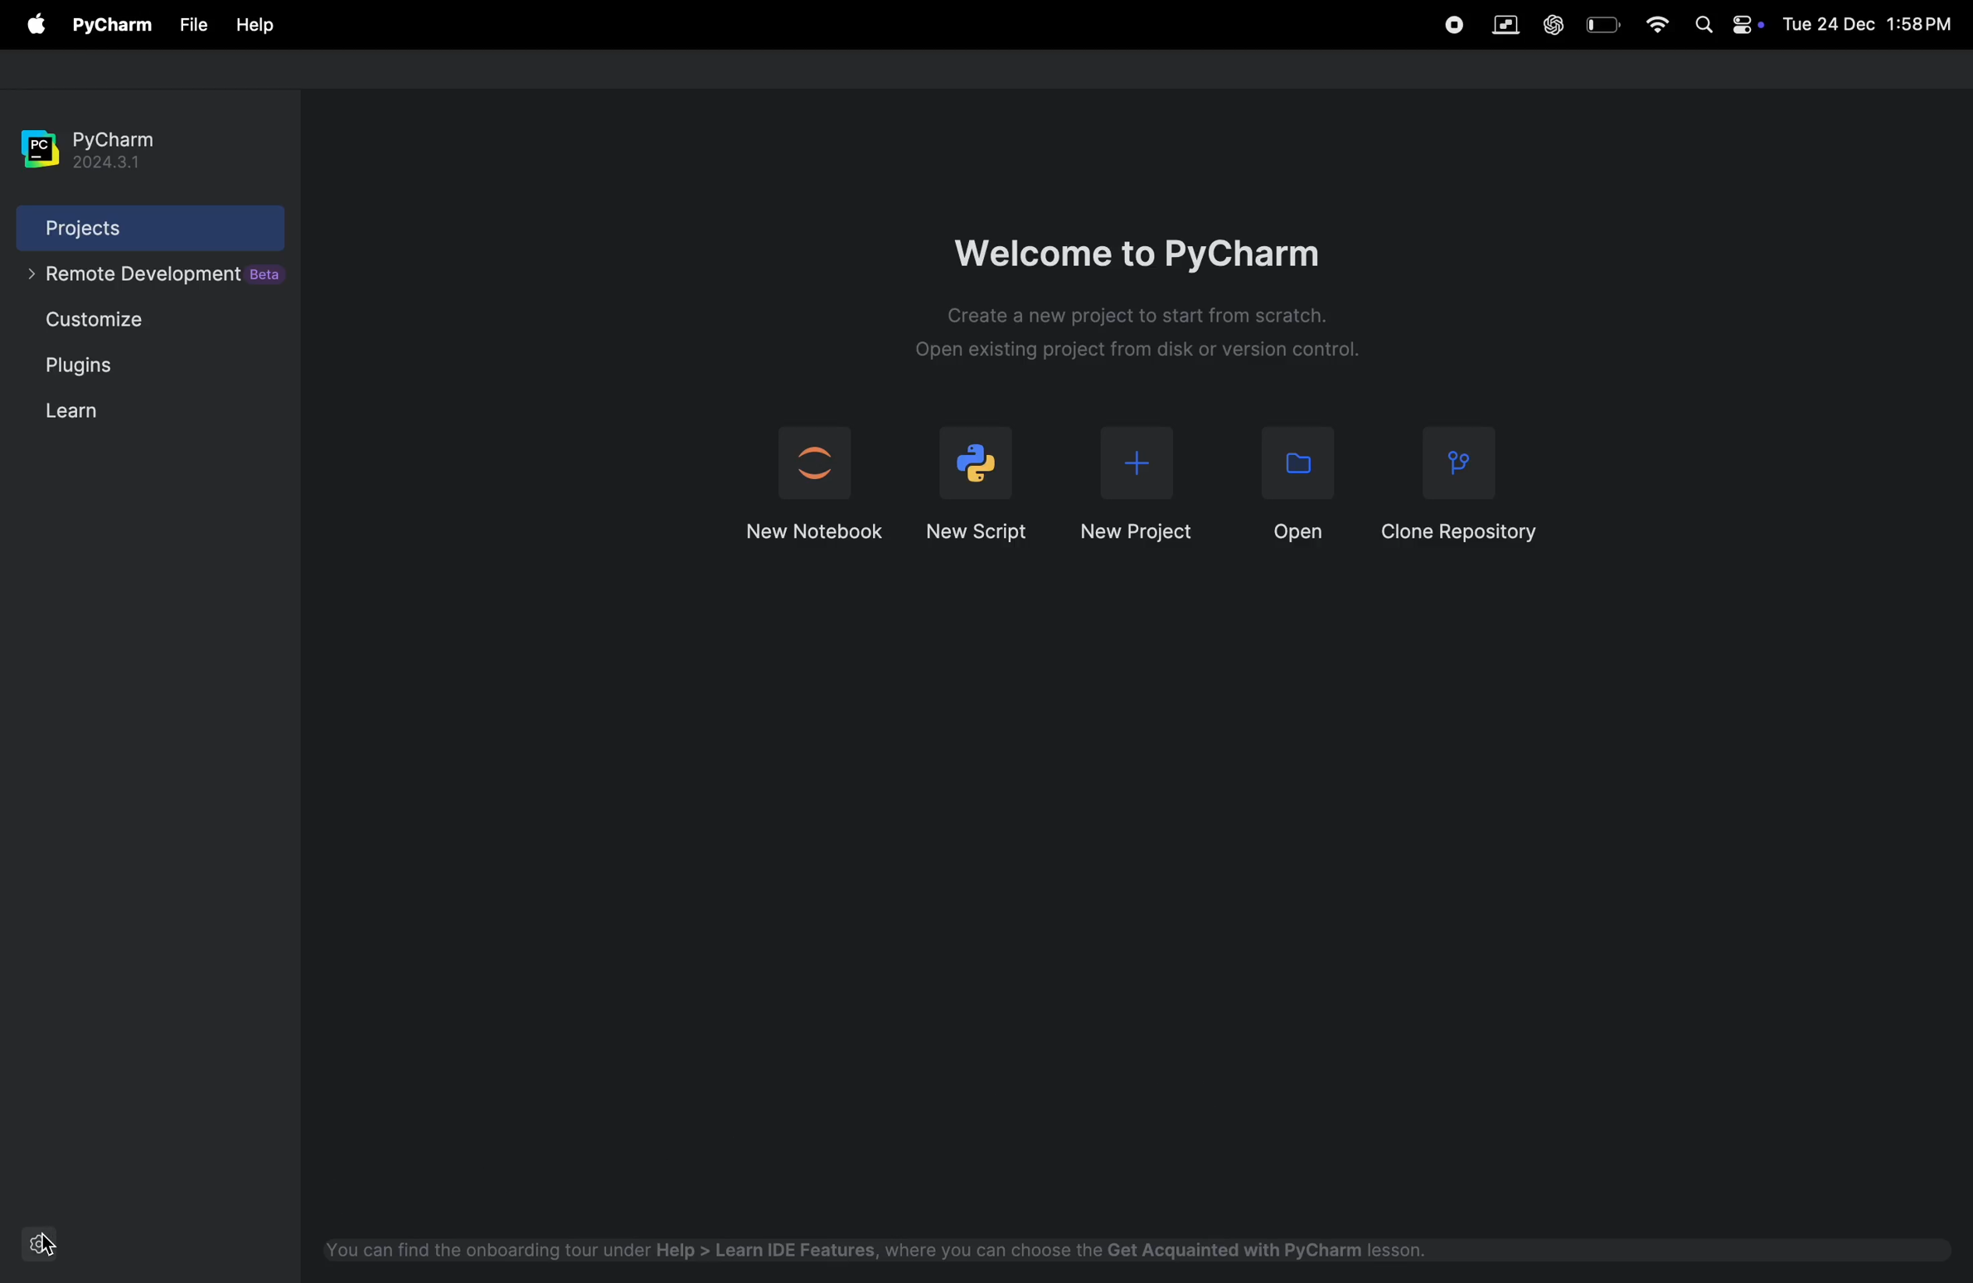 Image resolution: width=1973 pixels, height=1283 pixels. Describe the element at coordinates (1656, 27) in the screenshot. I see `wifi` at that location.